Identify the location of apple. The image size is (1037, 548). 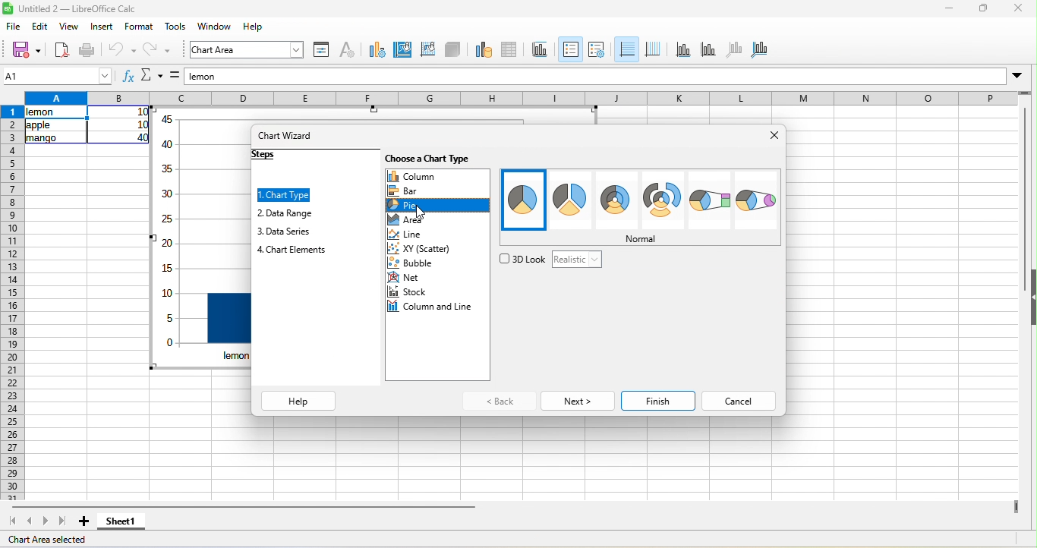
(39, 126).